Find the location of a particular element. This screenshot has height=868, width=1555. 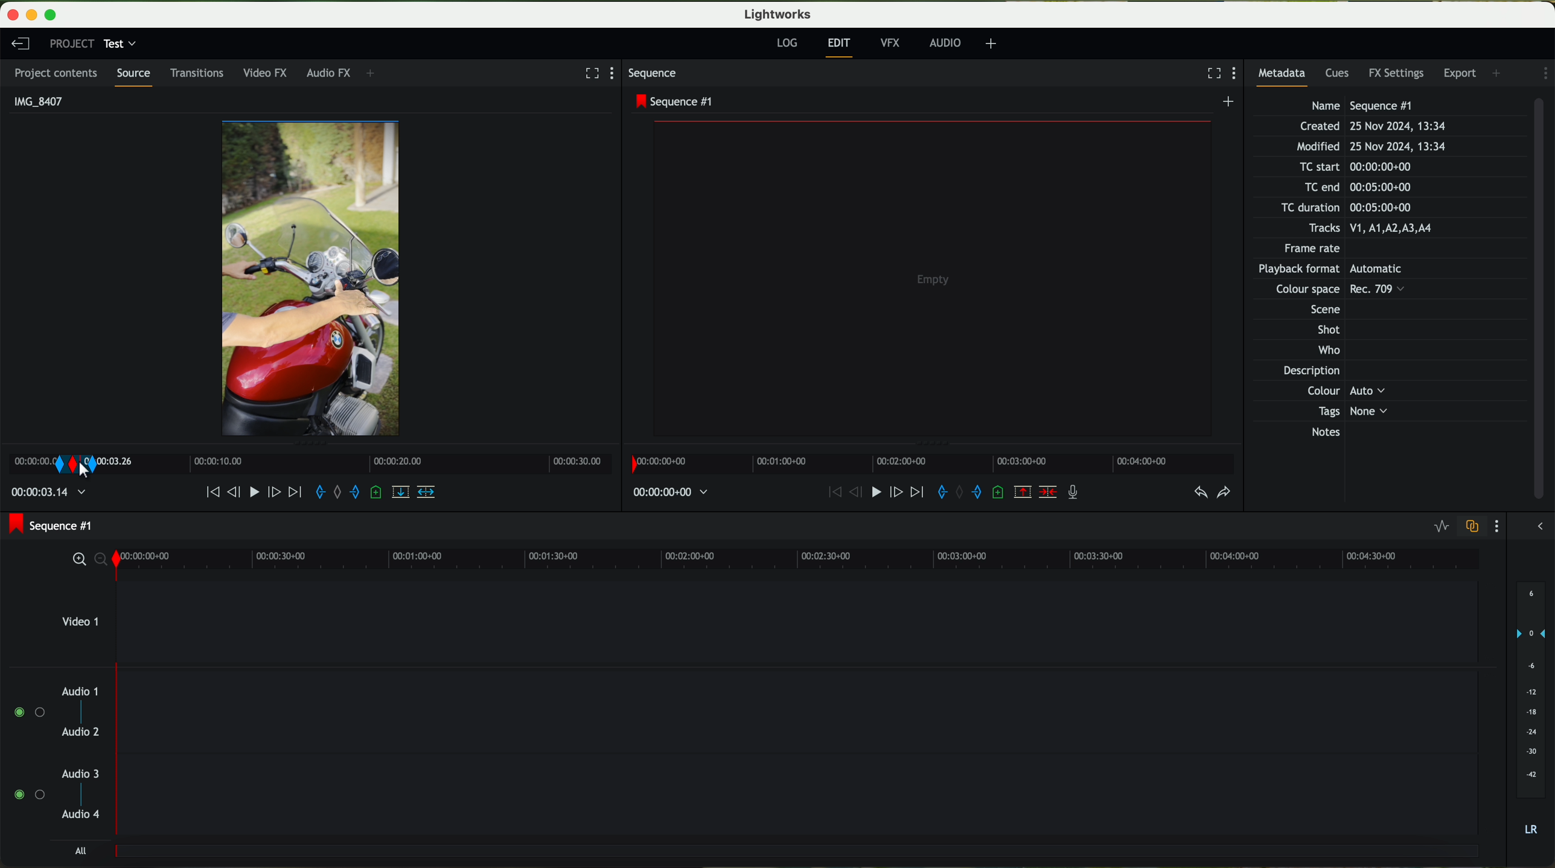

sequence #1 is located at coordinates (674, 101).